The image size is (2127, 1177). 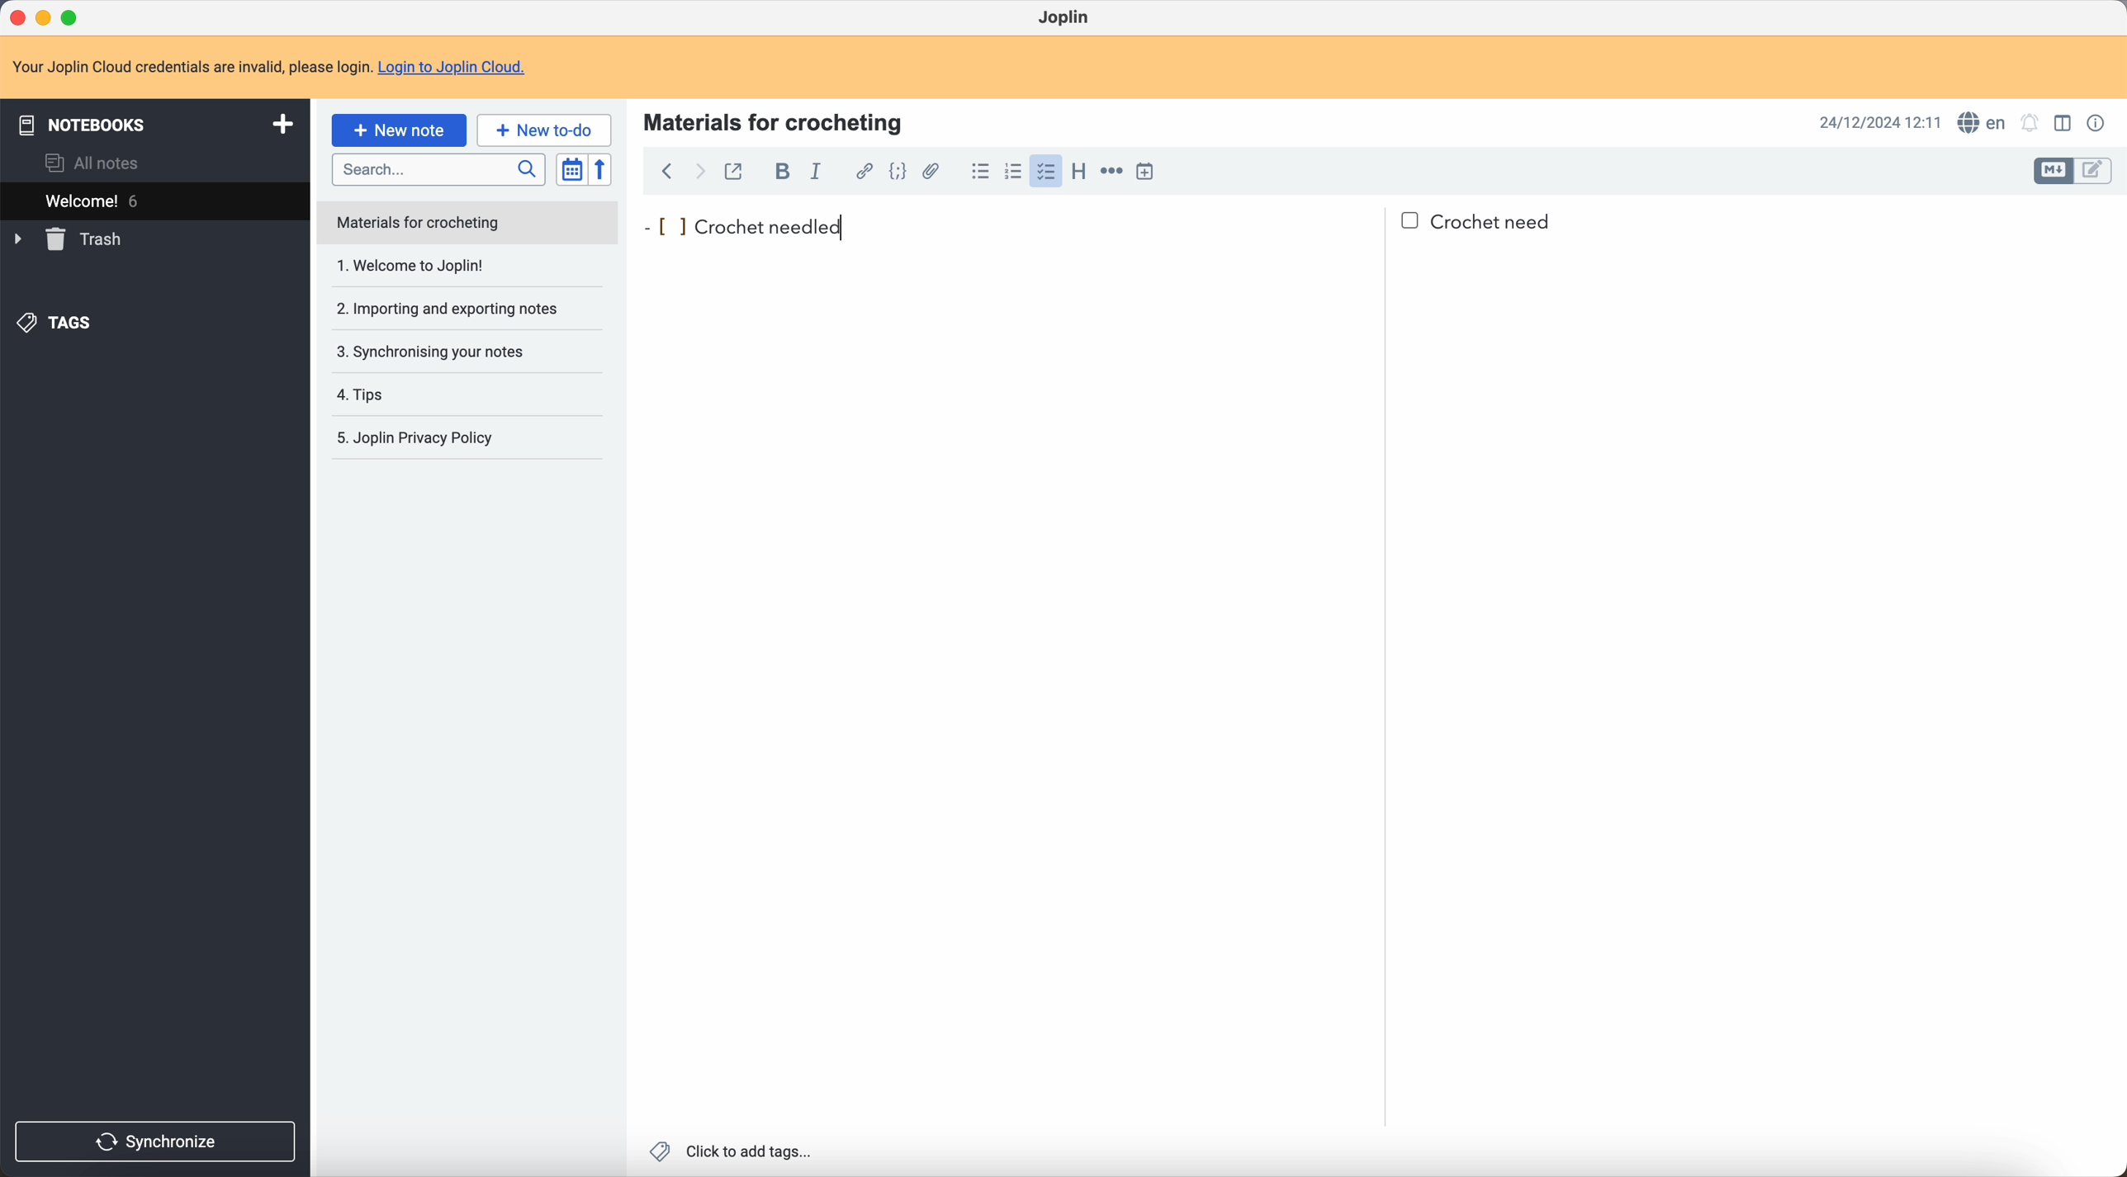 I want to click on toggle edit layout, so click(x=2065, y=122).